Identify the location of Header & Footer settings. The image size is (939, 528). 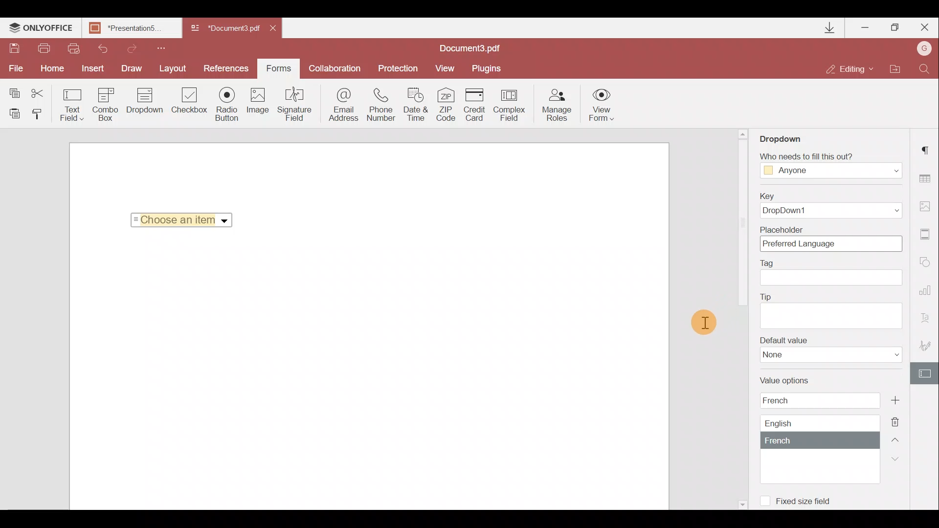
(927, 236).